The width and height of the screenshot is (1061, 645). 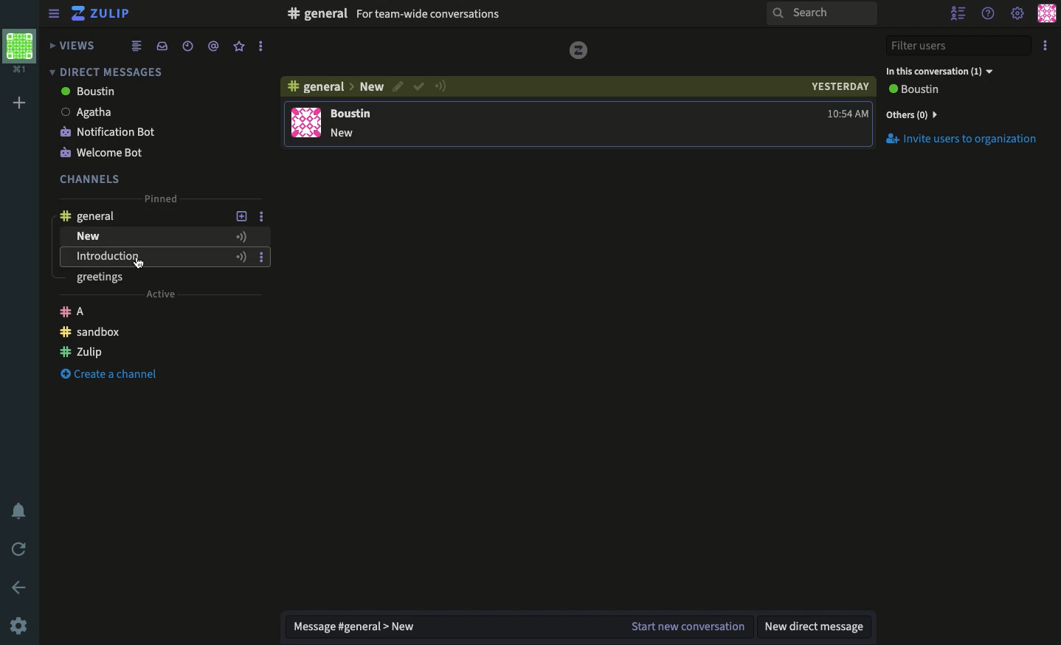 What do you see at coordinates (89, 215) in the screenshot?
I see `General` at bounding box center [89, 215].